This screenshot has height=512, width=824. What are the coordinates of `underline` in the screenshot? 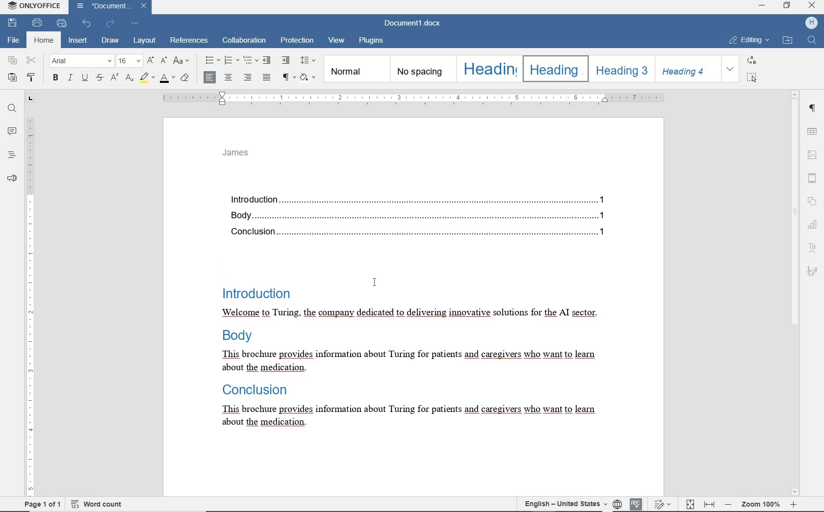 It's located at (86, 78).